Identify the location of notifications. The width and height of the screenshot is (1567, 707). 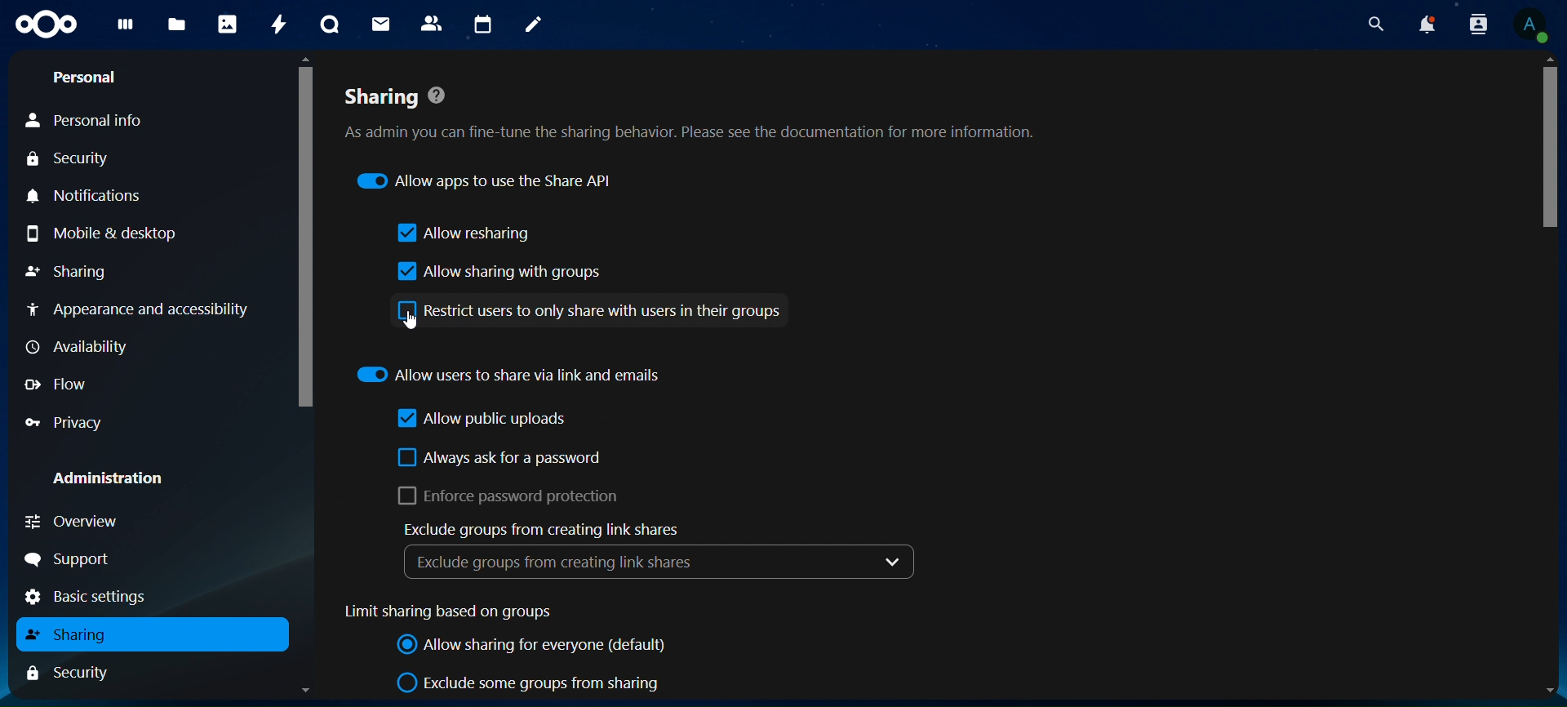
(87, 197).